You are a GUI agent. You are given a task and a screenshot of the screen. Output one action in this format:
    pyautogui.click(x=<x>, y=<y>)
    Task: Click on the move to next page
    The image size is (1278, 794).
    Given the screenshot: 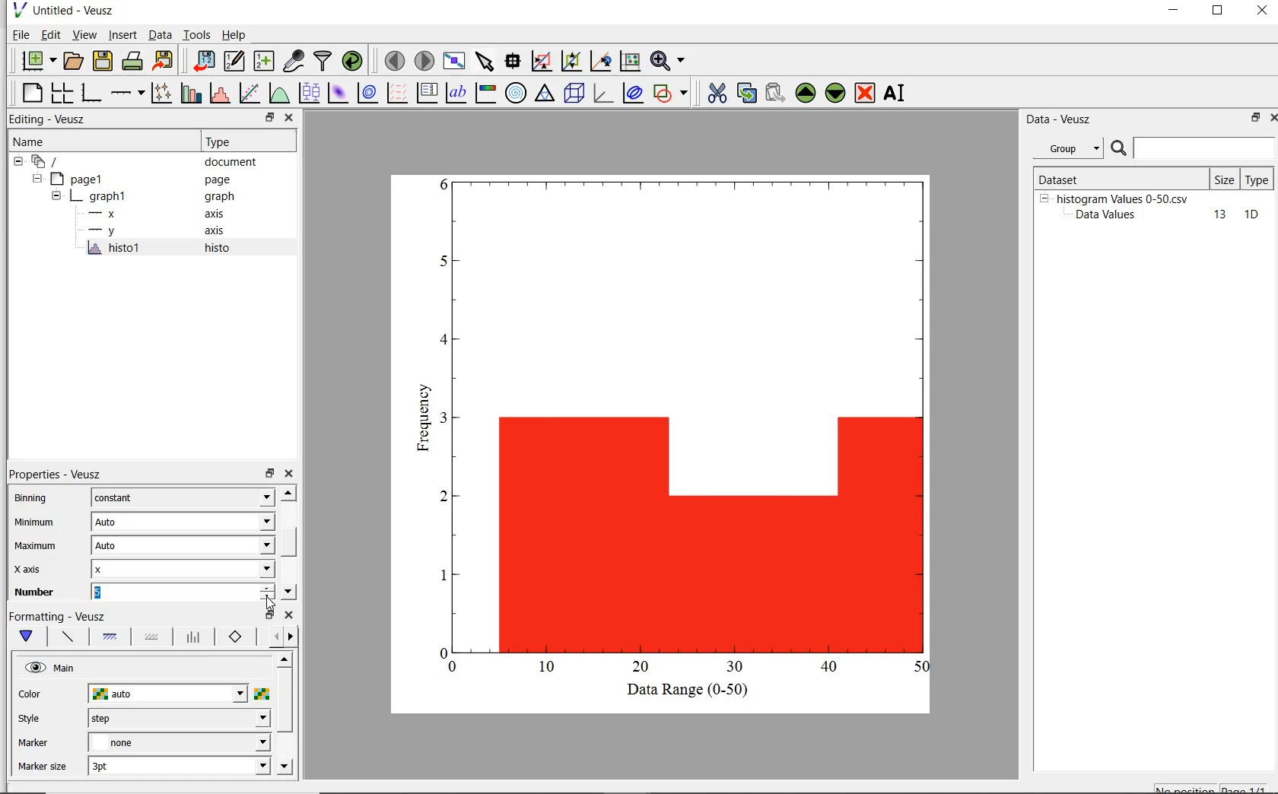 What is the action you would take?
    pyautogui.click(x=425, y=60)
    